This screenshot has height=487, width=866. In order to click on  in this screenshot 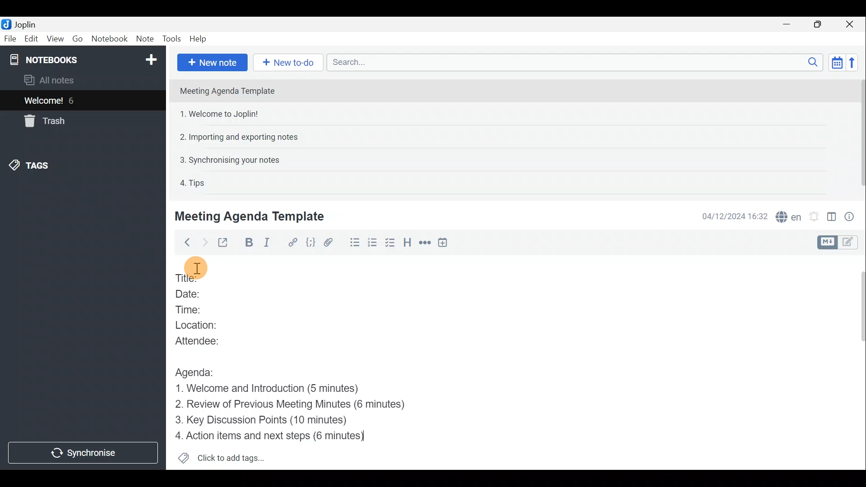, I will do `click(196, 268)`.